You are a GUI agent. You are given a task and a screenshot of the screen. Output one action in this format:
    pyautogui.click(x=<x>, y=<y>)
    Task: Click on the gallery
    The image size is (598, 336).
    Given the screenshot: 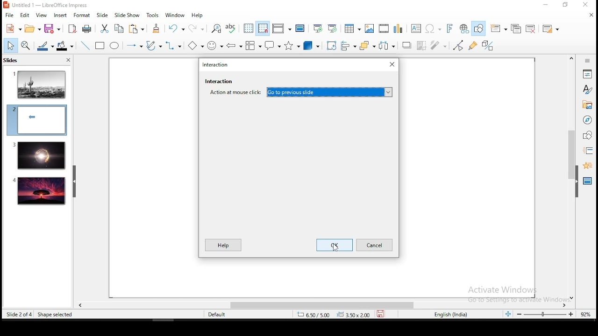 What is the action you would take?
    pyautogui.click(x=587, y=106)
    